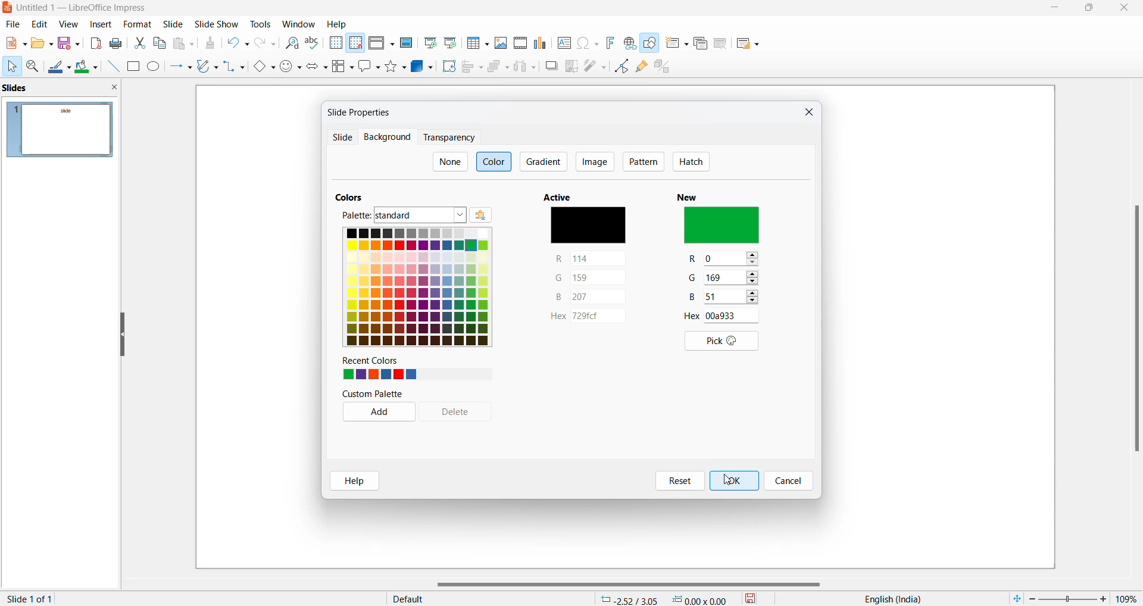  What do you see at coordinates (180, 67) in the screenshot?
I see `line and arrows ` at bounding box center [180, 67].